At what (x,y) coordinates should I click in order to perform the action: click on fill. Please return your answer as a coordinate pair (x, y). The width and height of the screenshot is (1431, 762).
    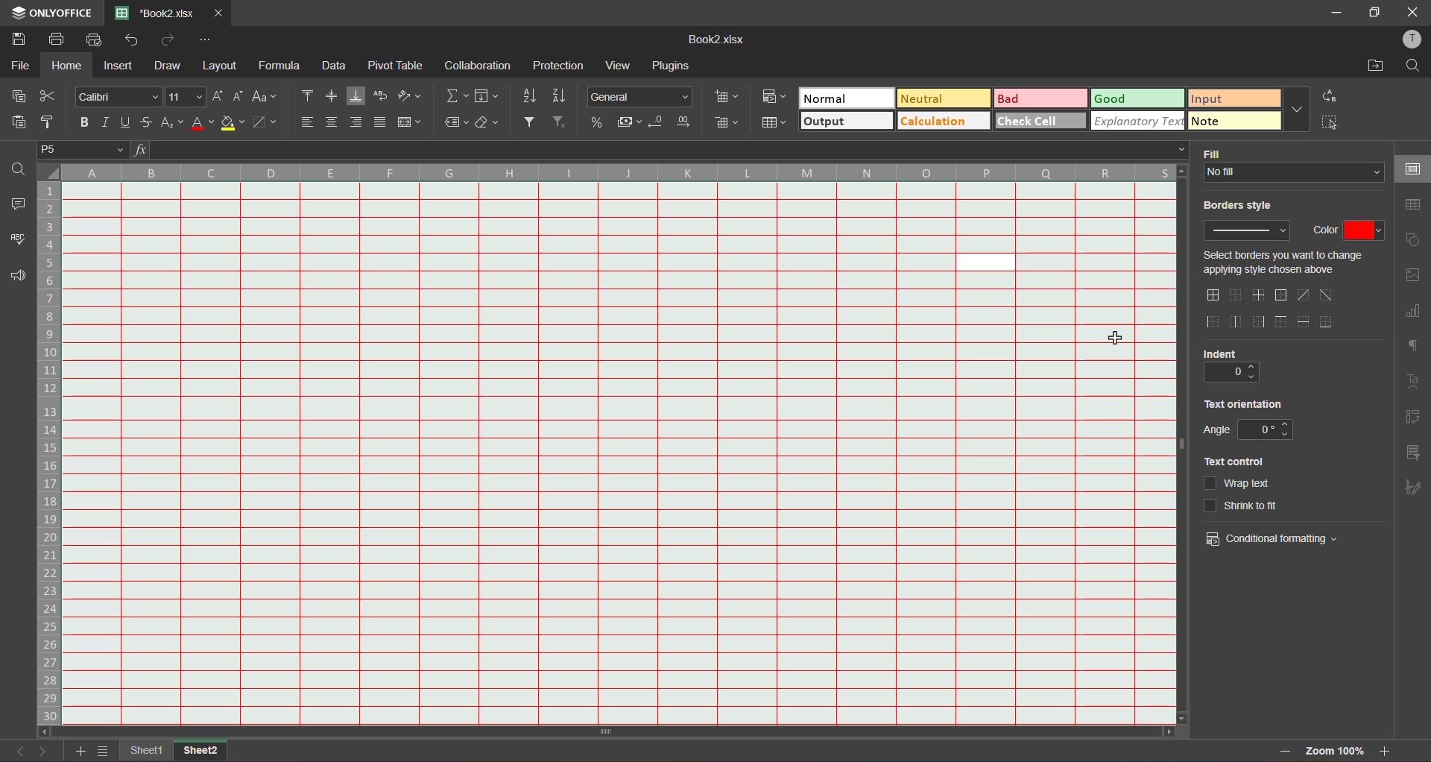
    Looking at the image, I should click on (1291, 154).